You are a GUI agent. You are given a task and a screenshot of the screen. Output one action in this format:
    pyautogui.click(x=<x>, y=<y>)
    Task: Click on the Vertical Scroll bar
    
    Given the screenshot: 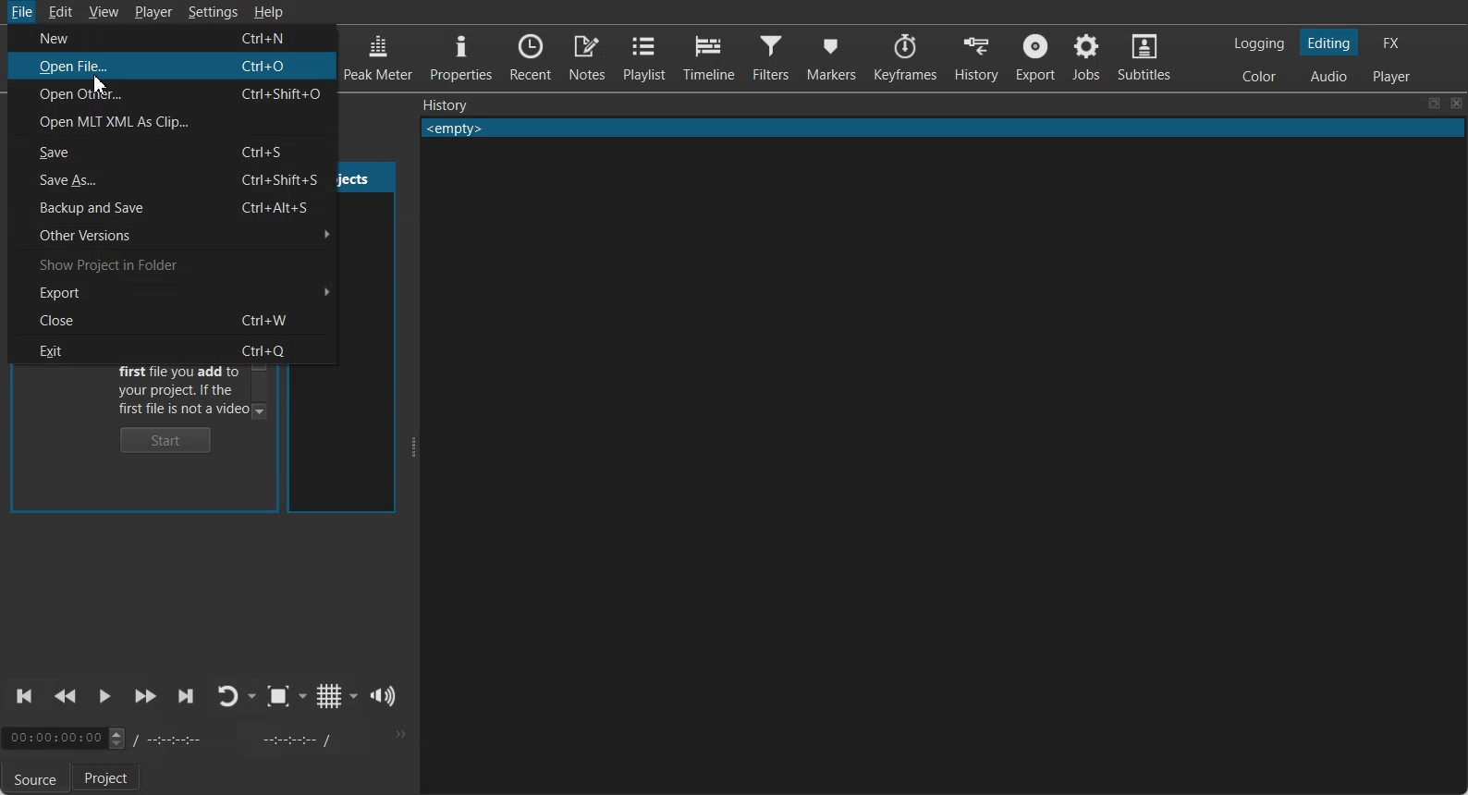 What is the action you would take?
    pyautogui.click(x=261, y=385)
    